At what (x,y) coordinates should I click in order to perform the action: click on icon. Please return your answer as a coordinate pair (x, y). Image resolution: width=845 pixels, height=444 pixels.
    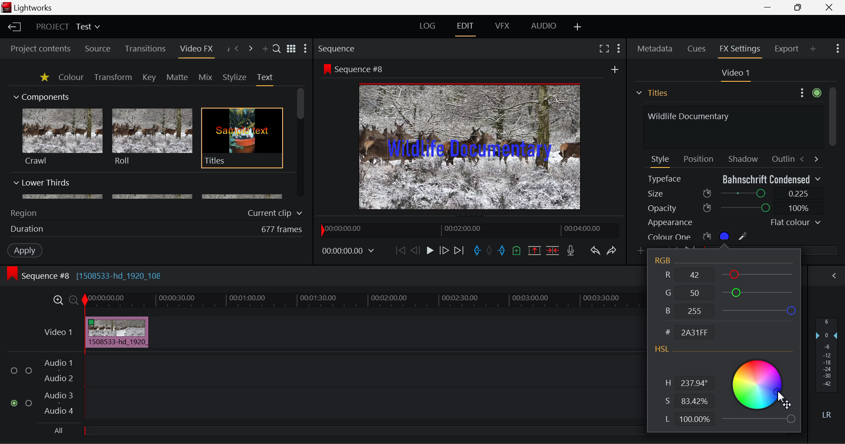
    Looking at the image, I should click on (326, 69).